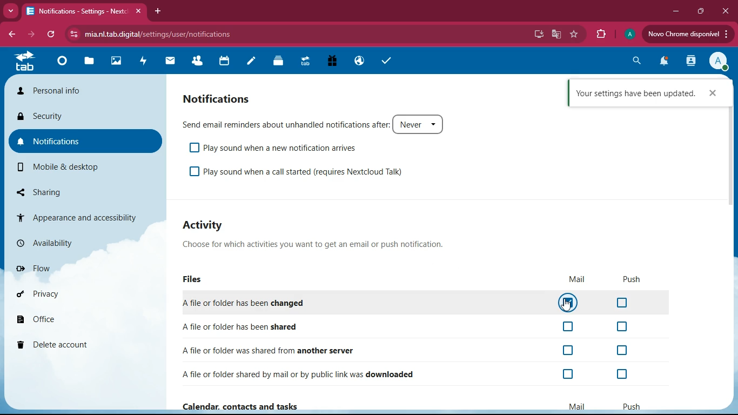  What do you see at coordinates (570, 351) in the screenshot?
I see `off` at bounding box center [570, 351].